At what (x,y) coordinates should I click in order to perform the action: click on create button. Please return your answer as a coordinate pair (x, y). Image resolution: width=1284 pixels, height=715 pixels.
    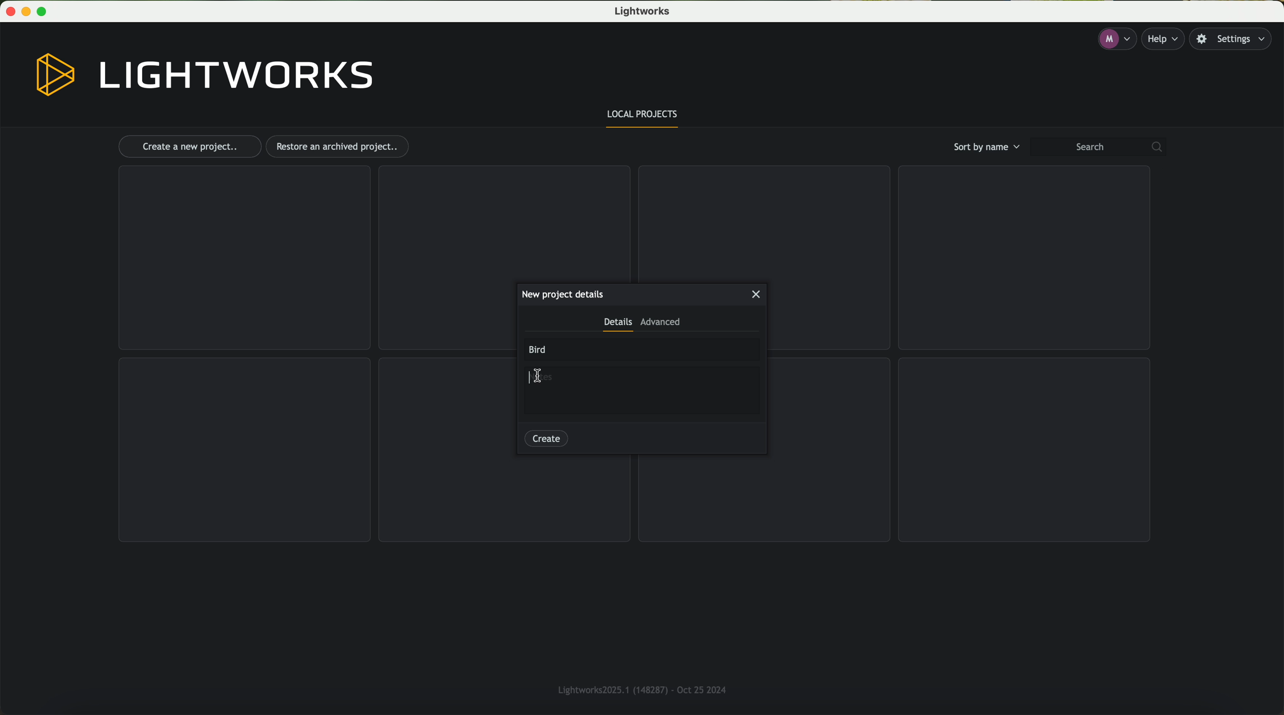
    Looking at the image, I should click on (546, 437).